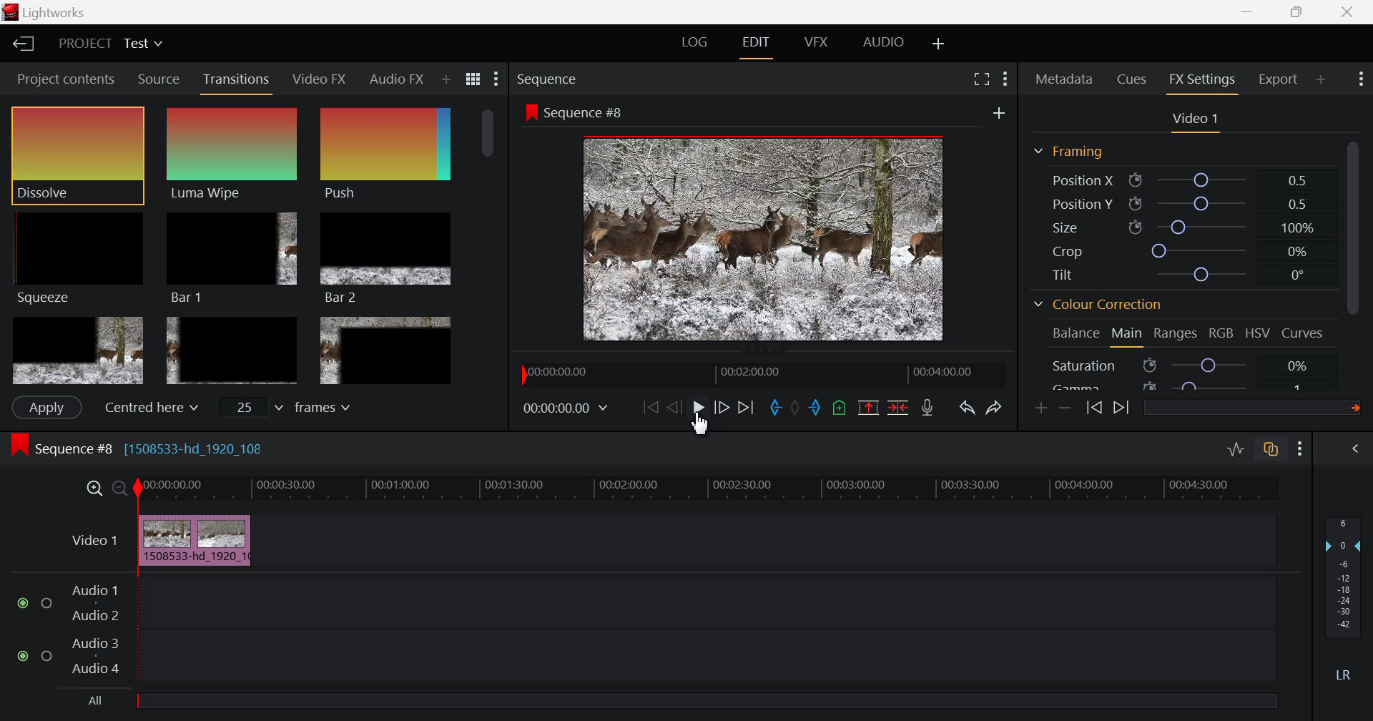 Image resolution: width=1373 pixels, height=721 pixels. I want to click on Dissolve Effect, so click(77, 155).